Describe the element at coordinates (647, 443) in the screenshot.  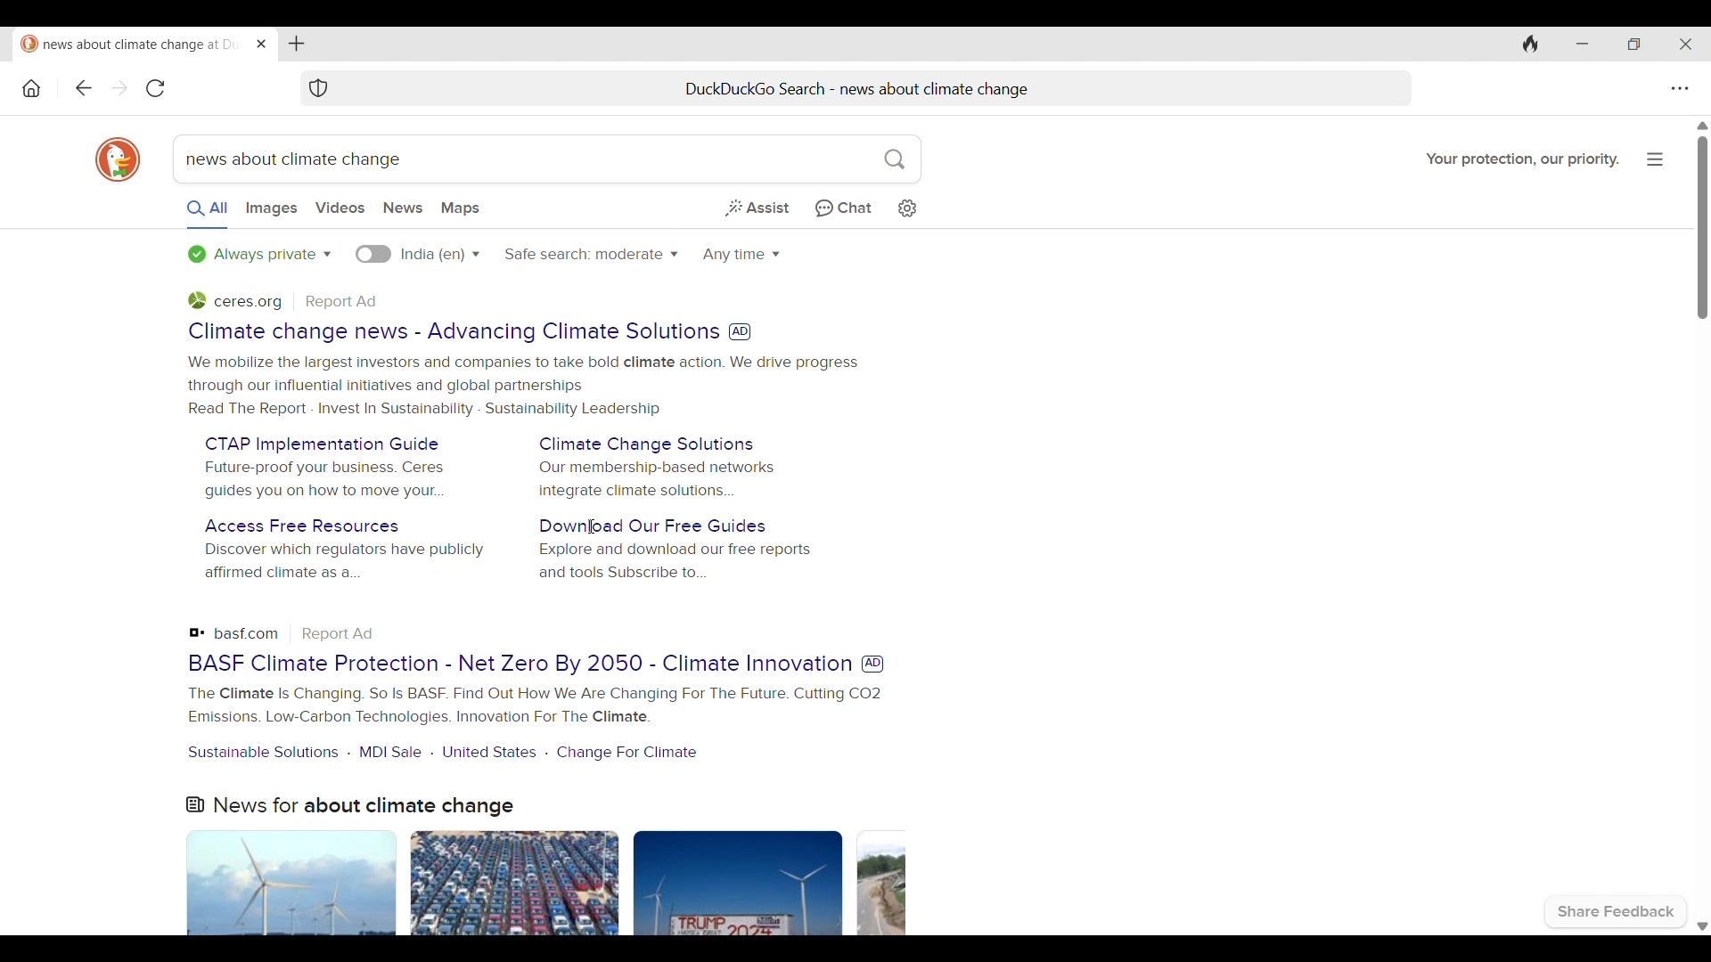
I see `Climate change solutions` at that location.